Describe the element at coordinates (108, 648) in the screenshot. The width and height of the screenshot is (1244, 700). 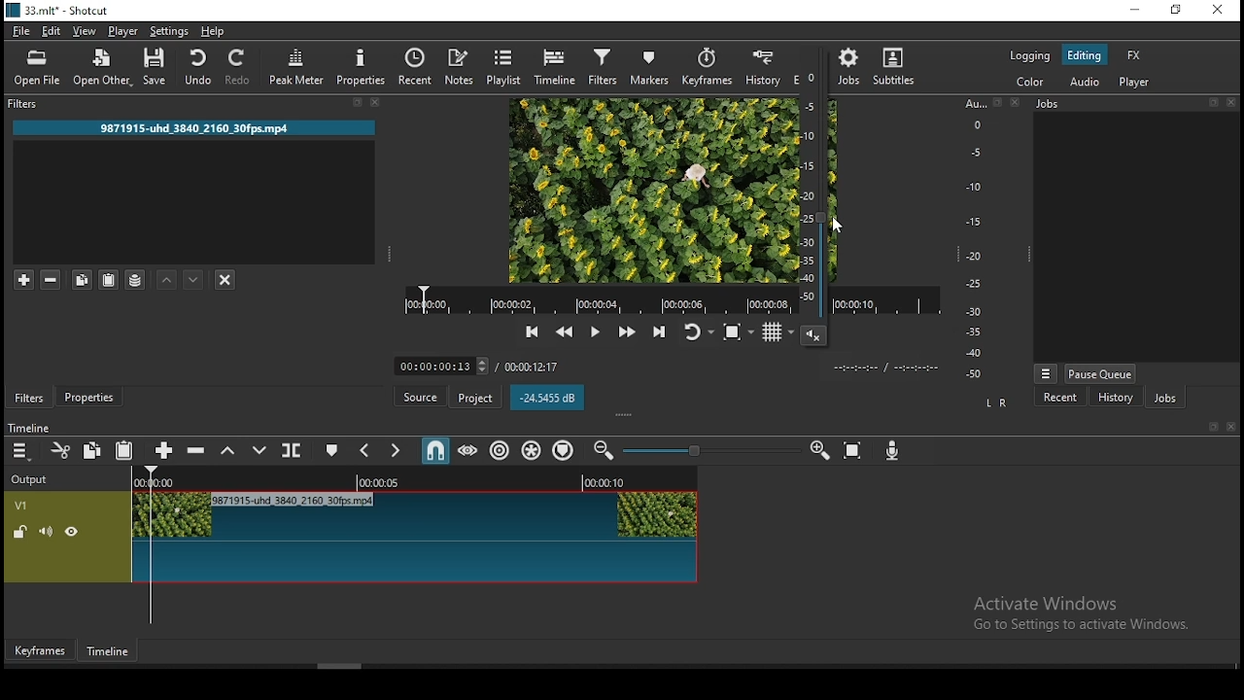
I see `timeline` at that location.